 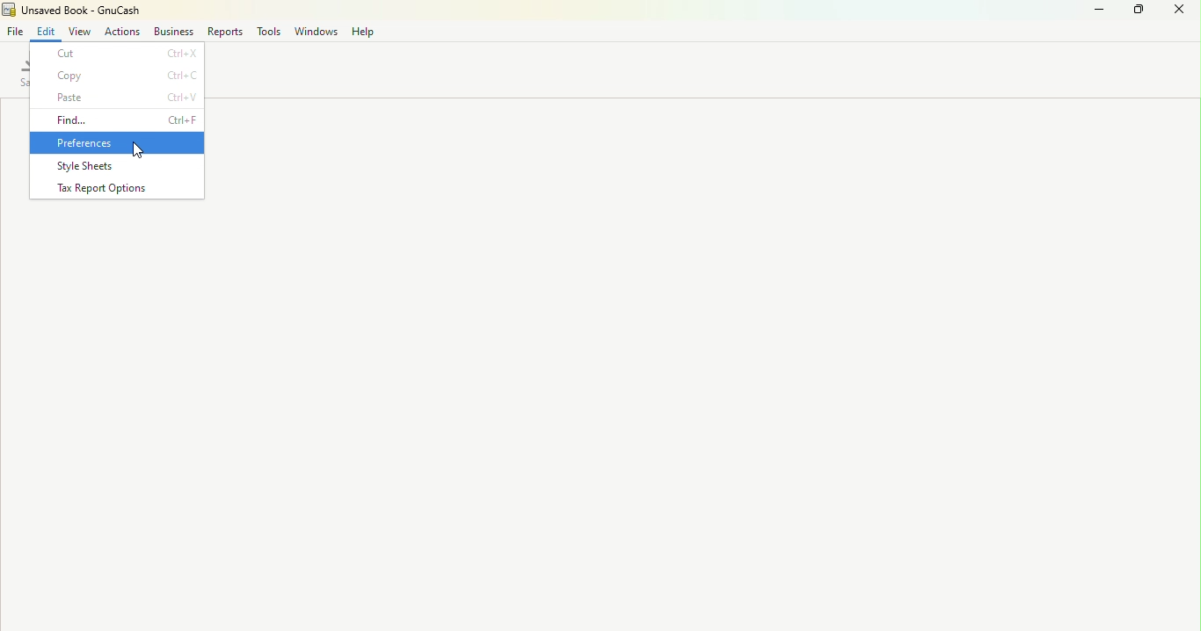 I want to click on Help, so click(x=363, y=33).